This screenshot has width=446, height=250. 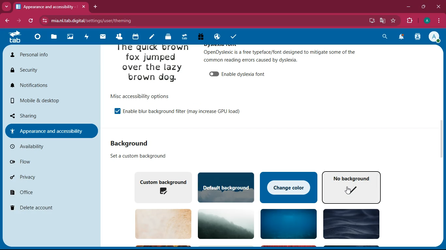 I want to click on profile, so click(x=426, y=21).